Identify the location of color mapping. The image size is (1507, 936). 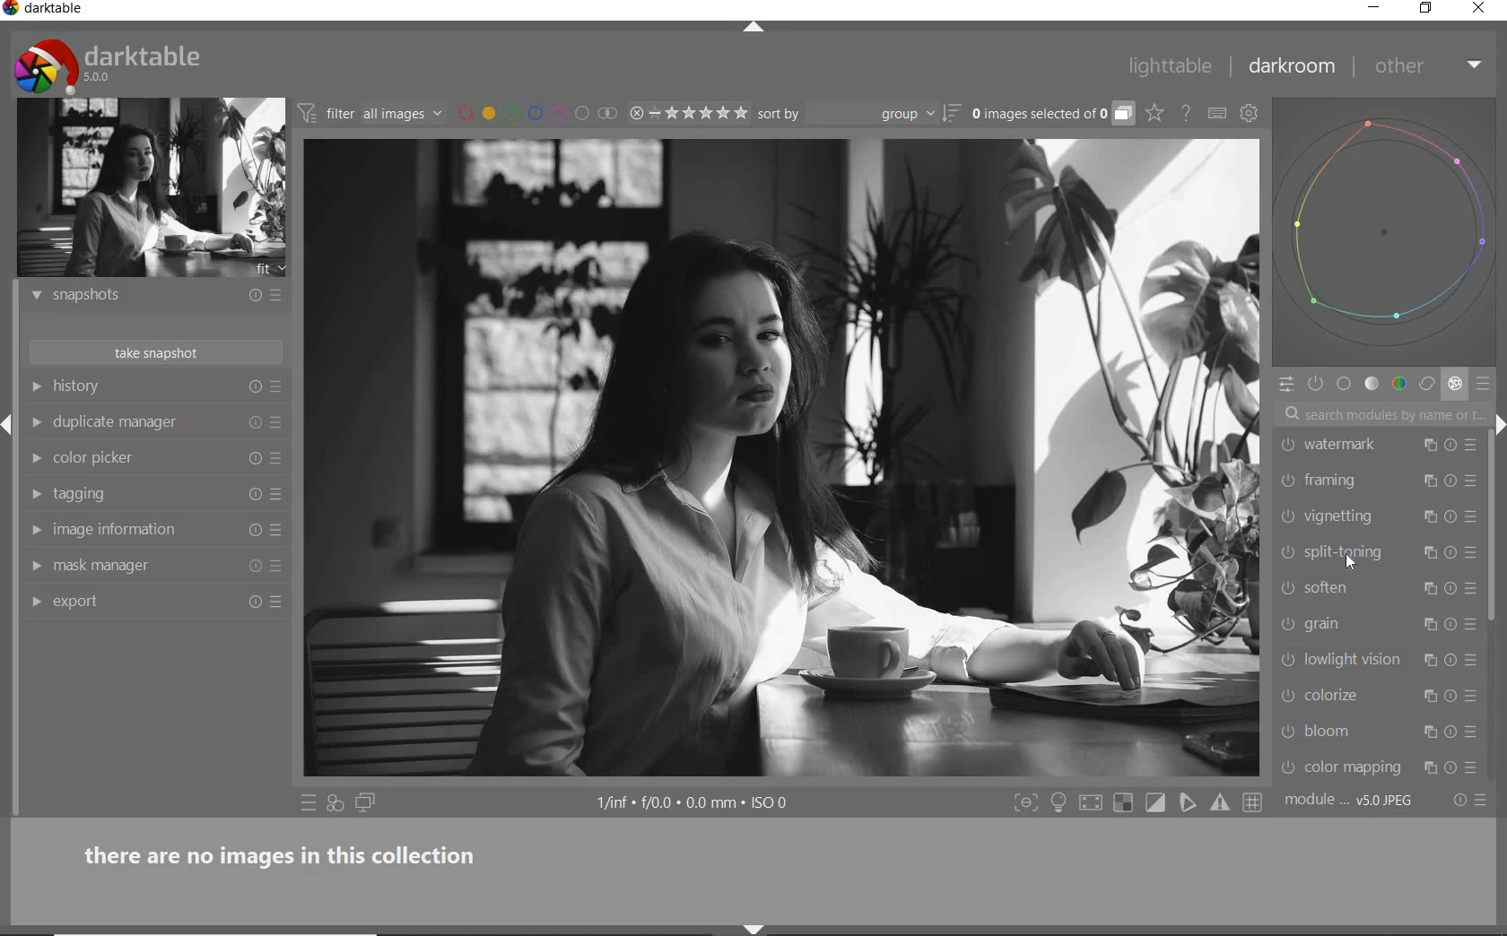
(1357, 767).